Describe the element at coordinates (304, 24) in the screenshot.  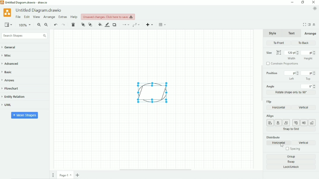
I see `Fullscreen` at that location.